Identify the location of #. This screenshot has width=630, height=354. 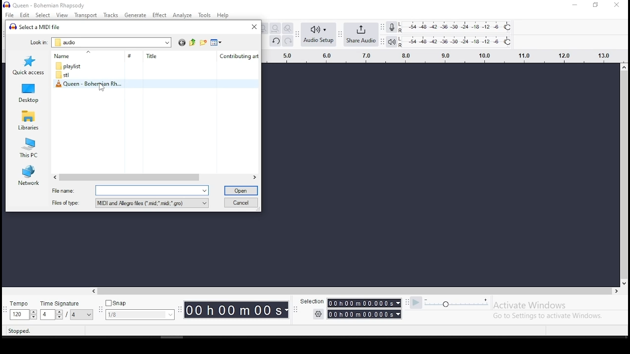
(129, 55).